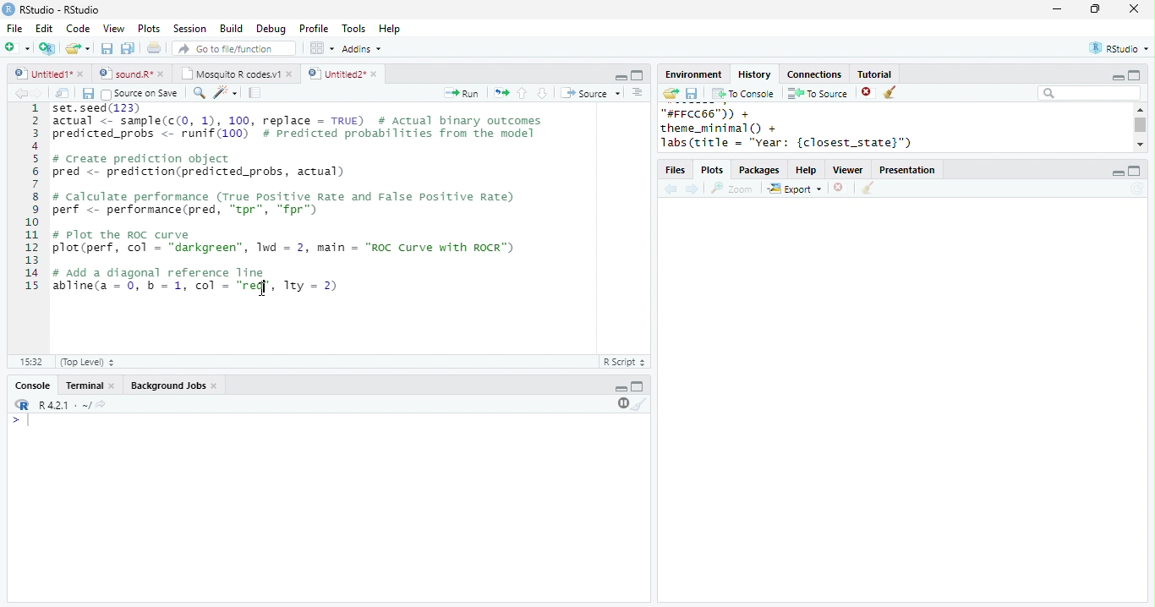 This screenshot has height=607, width=1155. What do you see at coordinates (692, 94) in the screenshot?
I see `save` at bounding box center [692, 94].